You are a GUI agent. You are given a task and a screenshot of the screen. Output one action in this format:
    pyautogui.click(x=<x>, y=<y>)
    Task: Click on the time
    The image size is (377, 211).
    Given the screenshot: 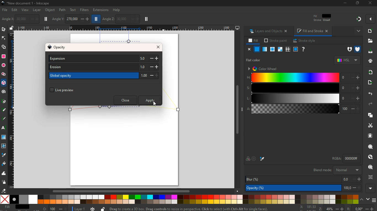 What is the action you would take?
    pyautogui.click(x=92, y=209)
    